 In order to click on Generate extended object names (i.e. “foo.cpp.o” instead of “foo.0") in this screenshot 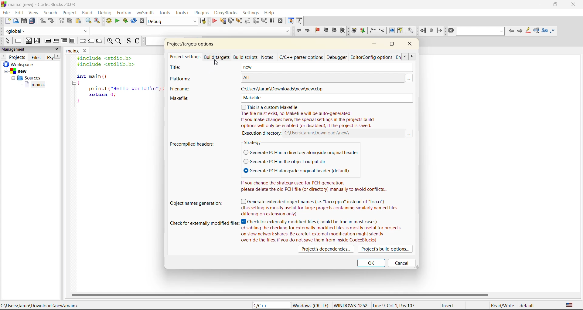, I will do `click(316, 201)`.